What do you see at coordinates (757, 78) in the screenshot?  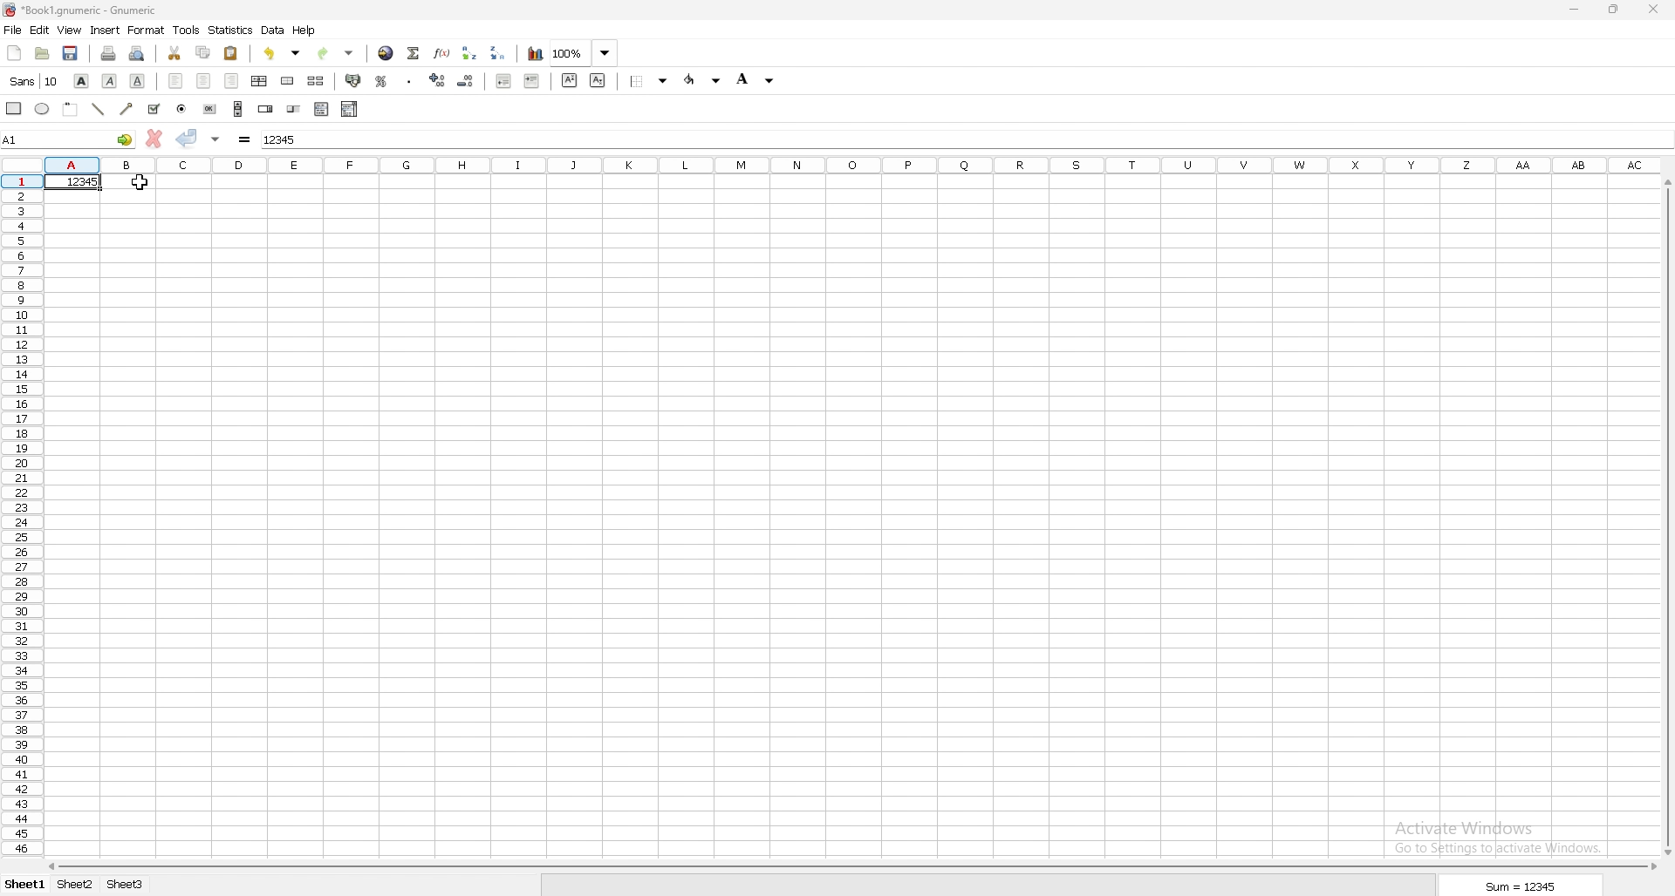 I see `background` at bounding box center [757, 78].